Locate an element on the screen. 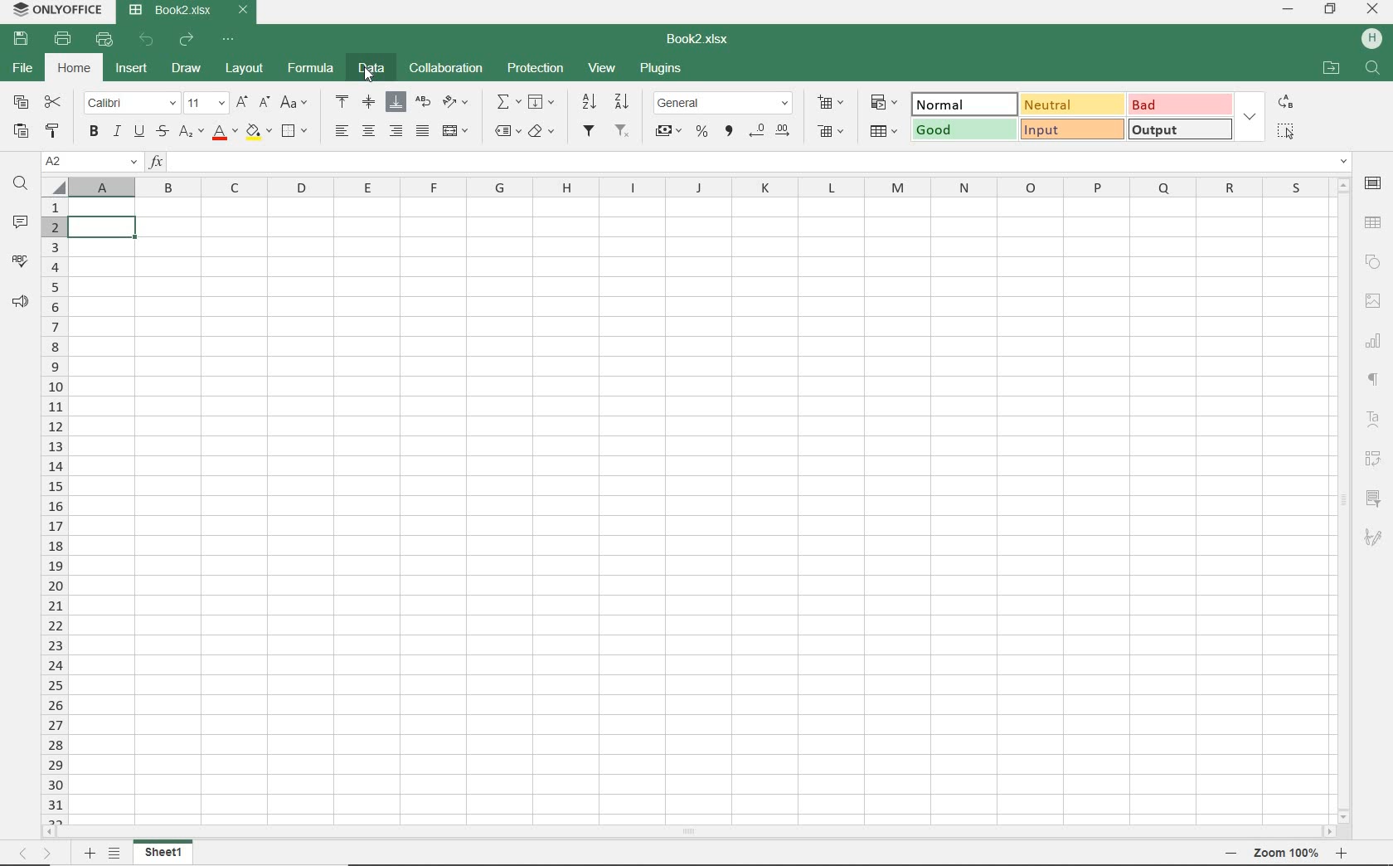 The image size is (1393, 866). PLUGINS is located at coordinates (662, 67).